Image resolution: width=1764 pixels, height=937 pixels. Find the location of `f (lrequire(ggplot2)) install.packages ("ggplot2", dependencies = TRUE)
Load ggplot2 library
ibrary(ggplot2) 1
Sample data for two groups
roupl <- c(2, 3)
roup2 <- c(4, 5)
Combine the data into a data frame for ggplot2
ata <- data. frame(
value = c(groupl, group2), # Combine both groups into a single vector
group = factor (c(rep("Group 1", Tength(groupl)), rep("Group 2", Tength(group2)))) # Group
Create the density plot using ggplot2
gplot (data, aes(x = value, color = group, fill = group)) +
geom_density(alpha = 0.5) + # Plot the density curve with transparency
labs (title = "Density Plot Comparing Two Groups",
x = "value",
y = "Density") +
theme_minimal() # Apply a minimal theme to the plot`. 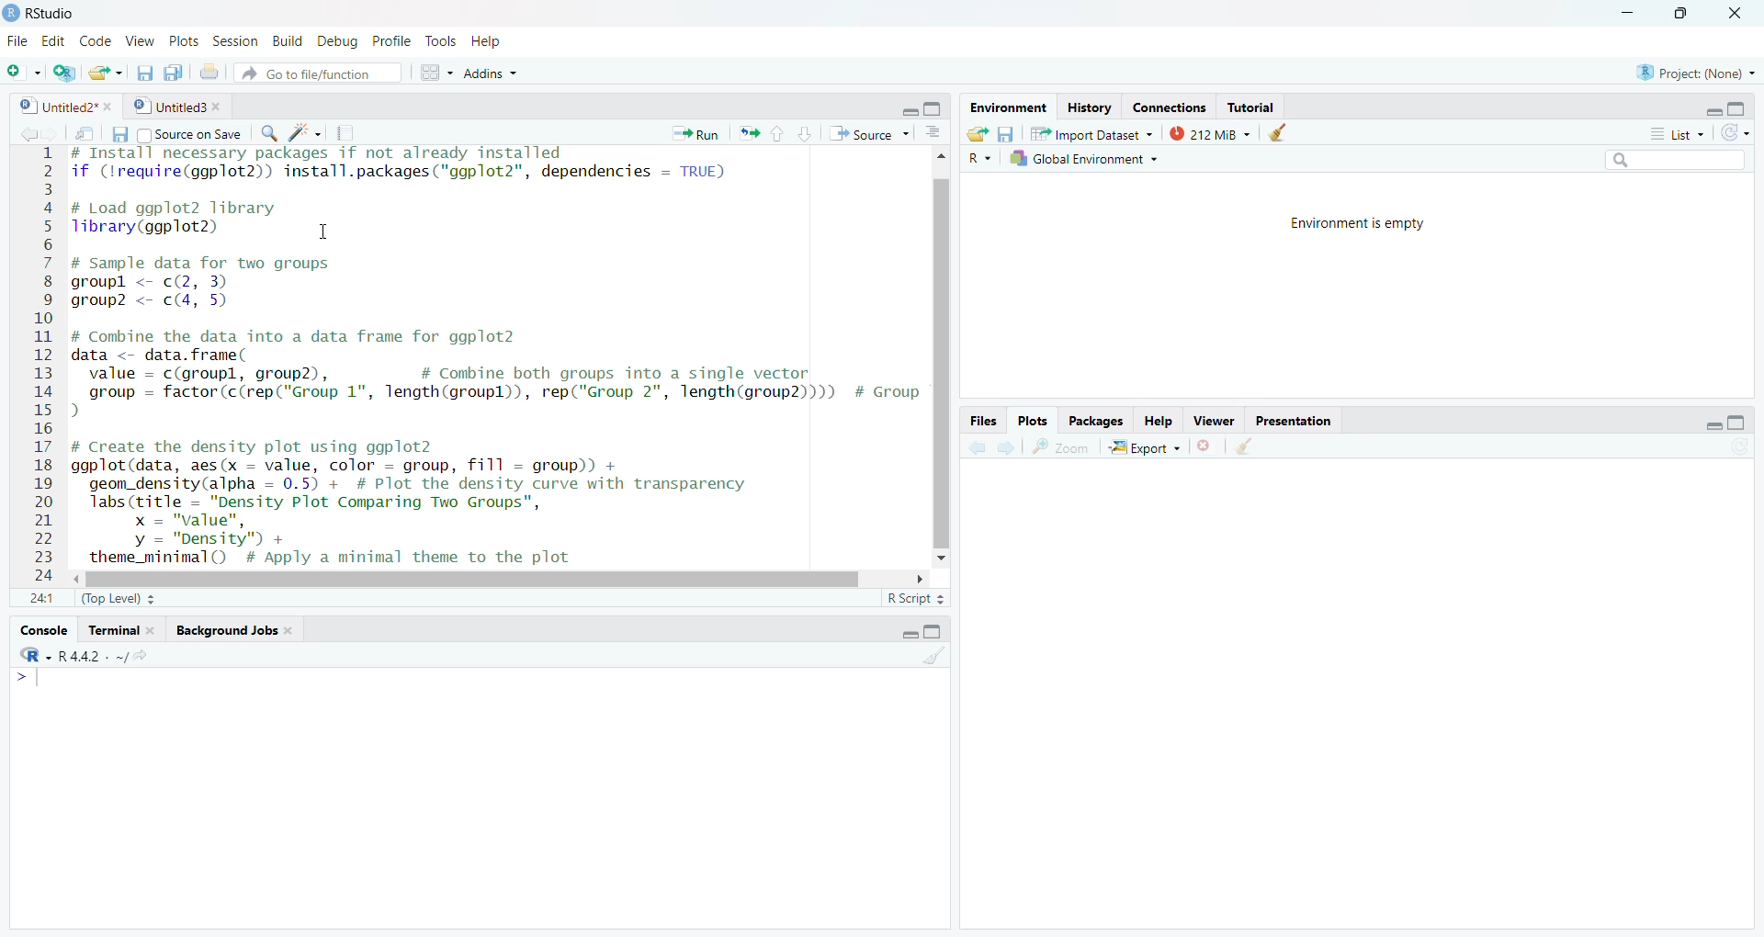

f (lrequire(ggplot2)) install.packages ("ggplot2", dependencies = TRUE)
Load ggplot2 library
ibrary(ggplot2) 1
Sample data for two groups
roupl <- c(2, 3)
roup2 <- c(4, 5)
Combine the data into a data frame for ggplot2
ata <- data. frame(
value = c(groupl, group2), # Combine both groups into a single vector
group = factor (c(rep("Group 1", Tength(groupl)), rep("Group 2", Tength(group2)))) # Group
Create the density plot using ggplot2
gplot (data, aes(x = value, color = group, fill = group)) +
geom_density(alpha = 0.5) + # Plot the density curve with transparency
labs (title = "Density Plot Comparing Two Groups",
x = "value",
y = "Density") +
theme_minimal() # Apply a minimal theme to the plot is located at coordinates (474, 356).